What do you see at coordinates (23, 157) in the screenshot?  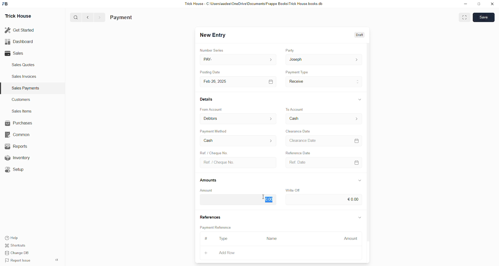 I see `Inventory` at bounding box center [23, 157].